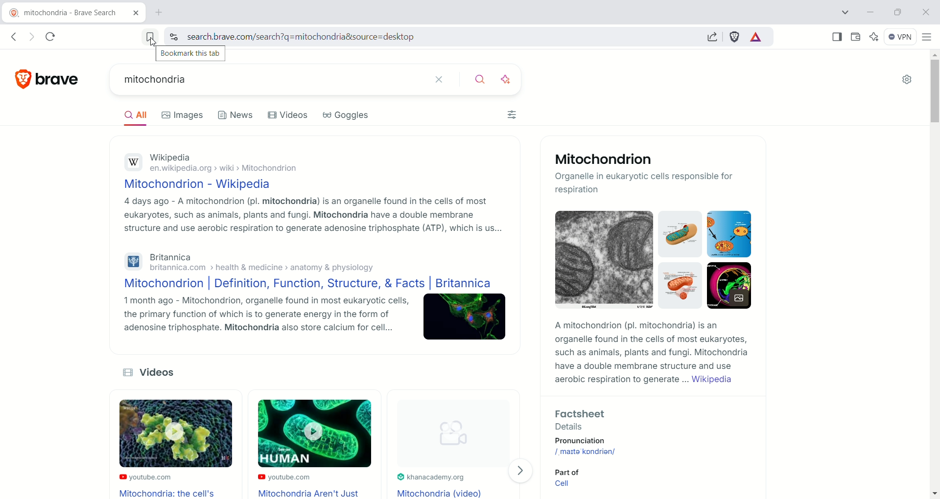  What do you see at coordinates (189, 55) in the screenshot?
I see `bookmark this tab` at bounding box center [189, 55].